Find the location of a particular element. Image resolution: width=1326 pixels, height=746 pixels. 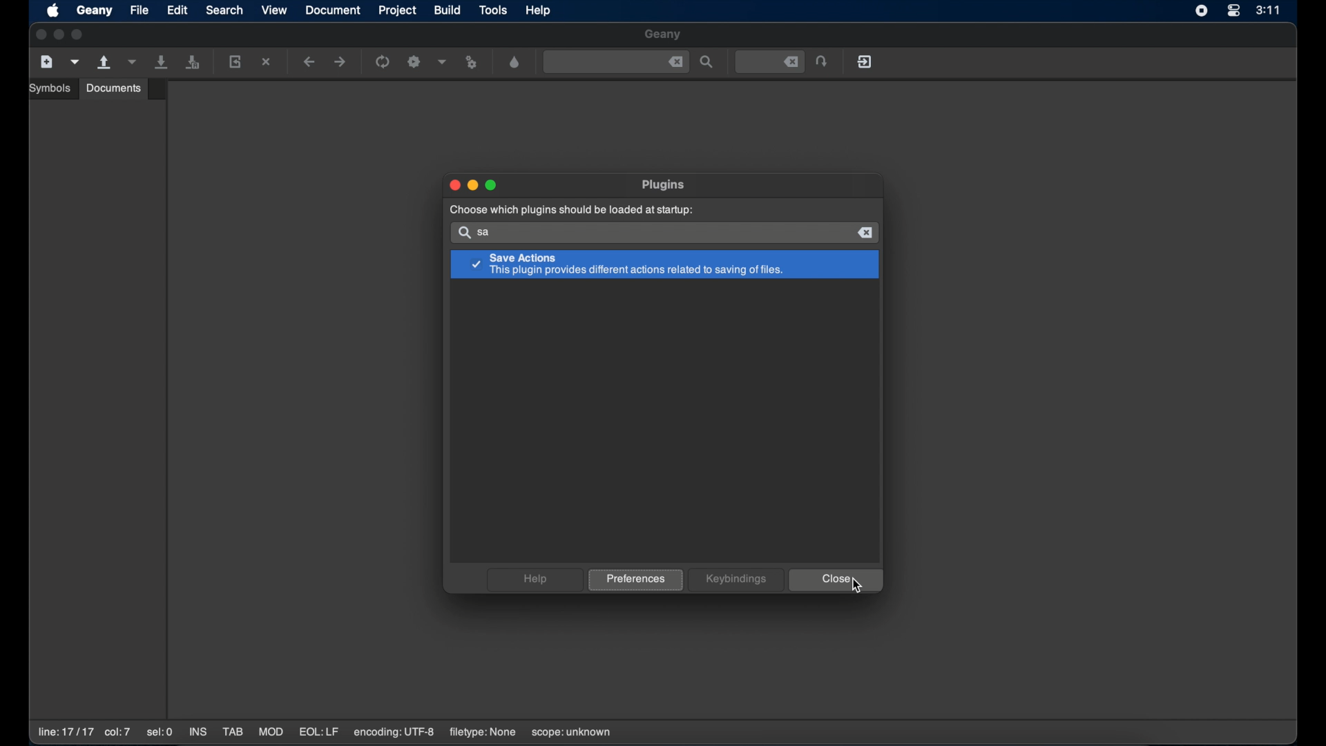

symbols is located at coordinates (52, 88).